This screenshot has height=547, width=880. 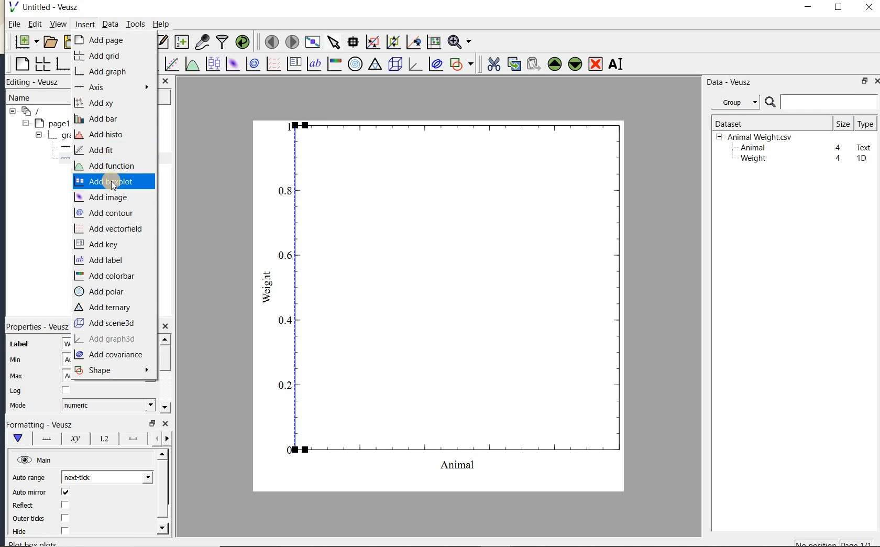 What do you see at coordinates (31, 97) in the screenshot?
I see `Name` at bounding box center [31, 97].